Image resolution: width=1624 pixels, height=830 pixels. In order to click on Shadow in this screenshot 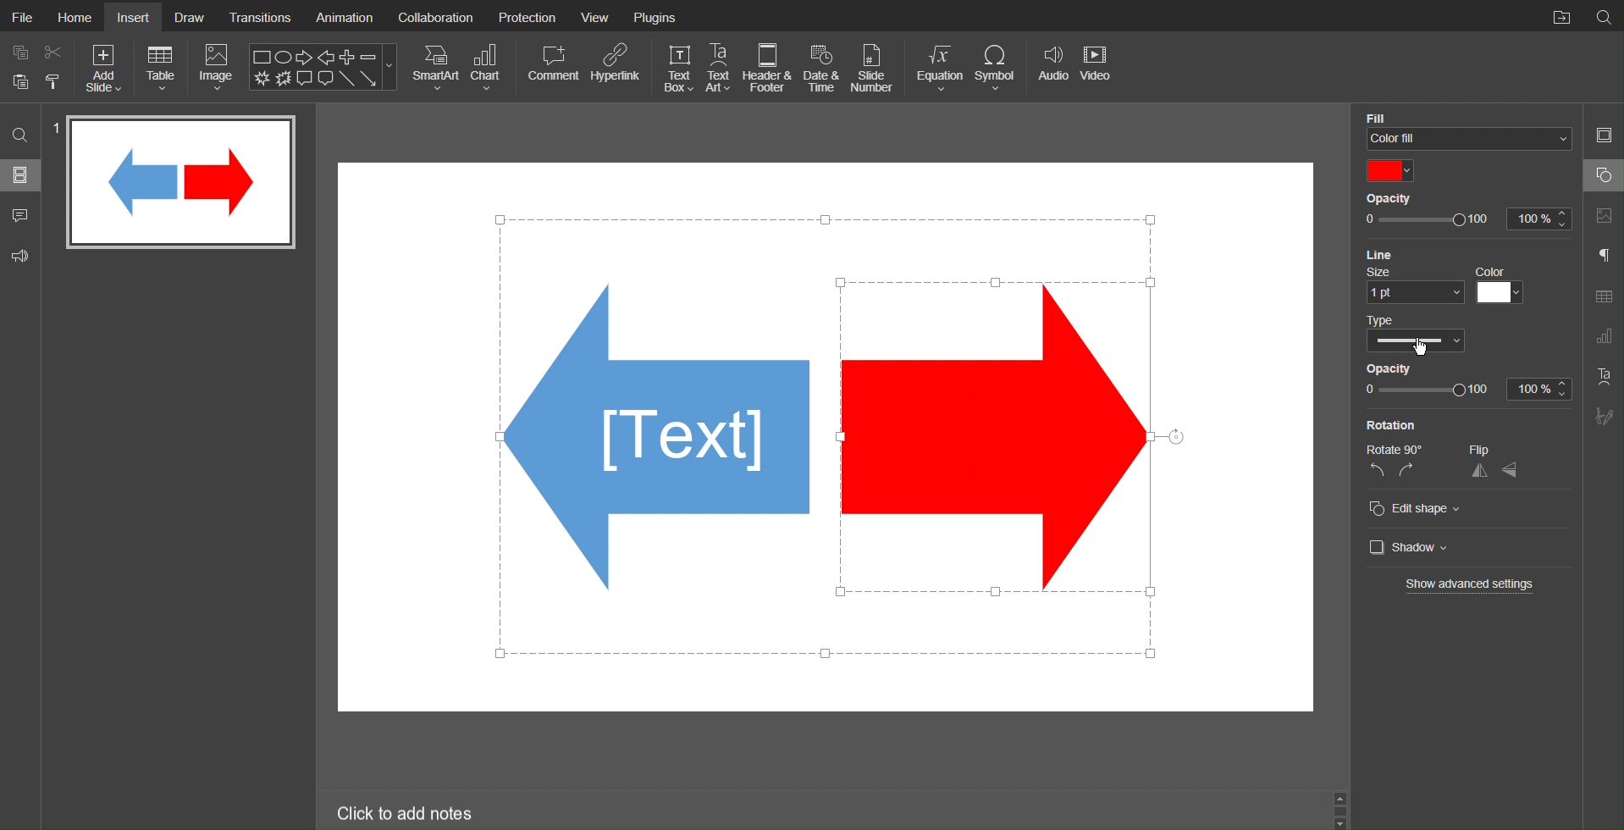, I will do `click(1413, 548)`.